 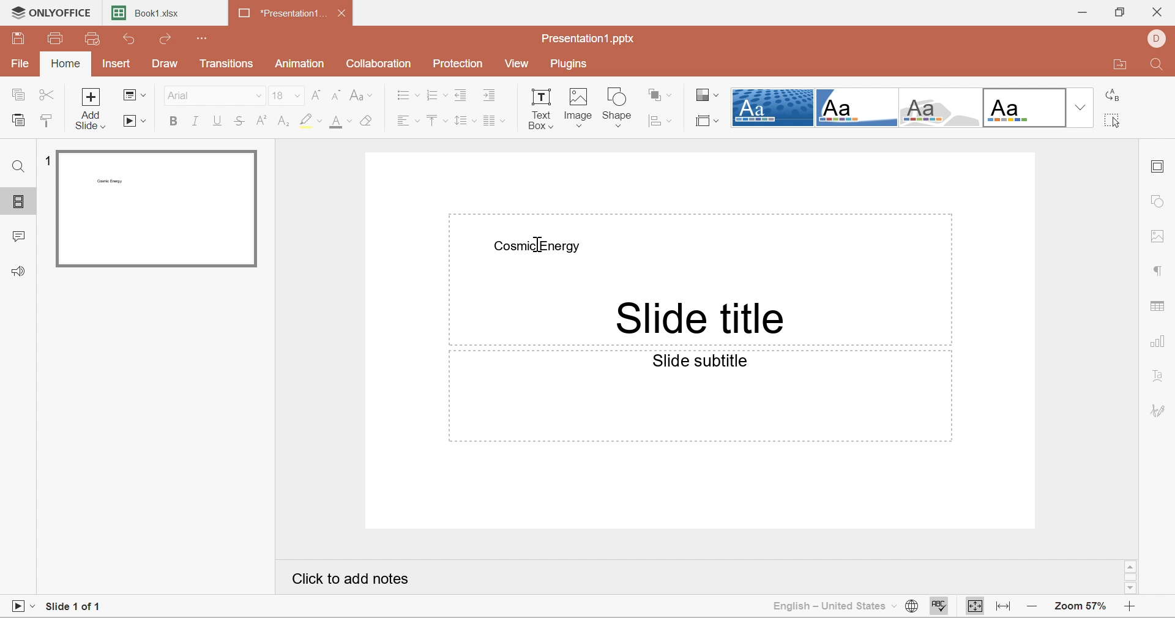 I want to click on Close, so click(x=342, y=14).